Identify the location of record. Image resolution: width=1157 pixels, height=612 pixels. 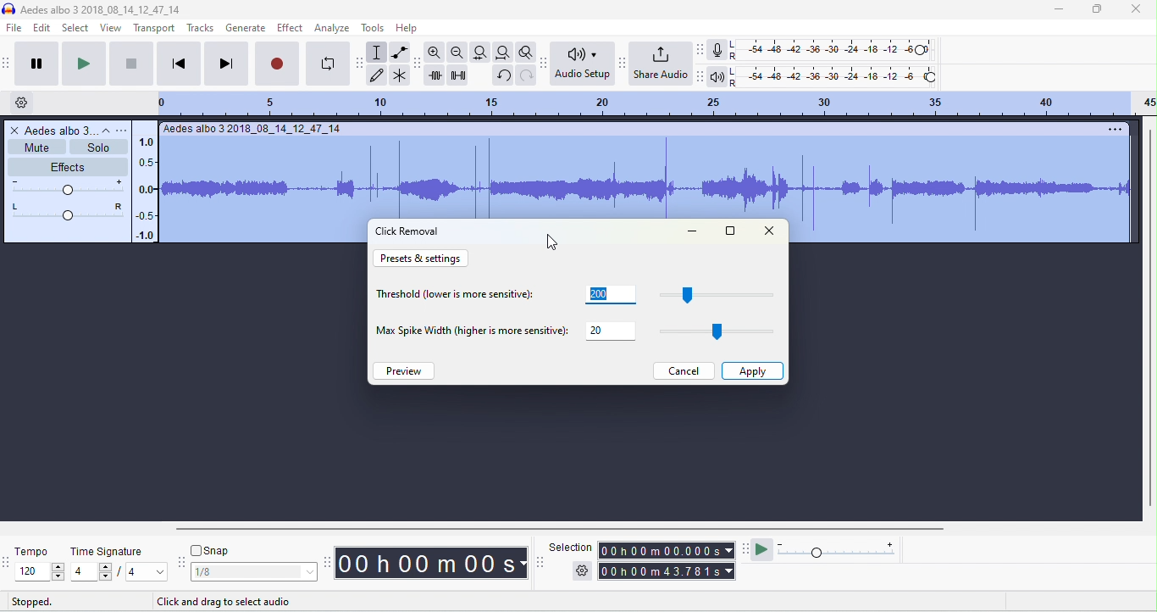
(277, 63).